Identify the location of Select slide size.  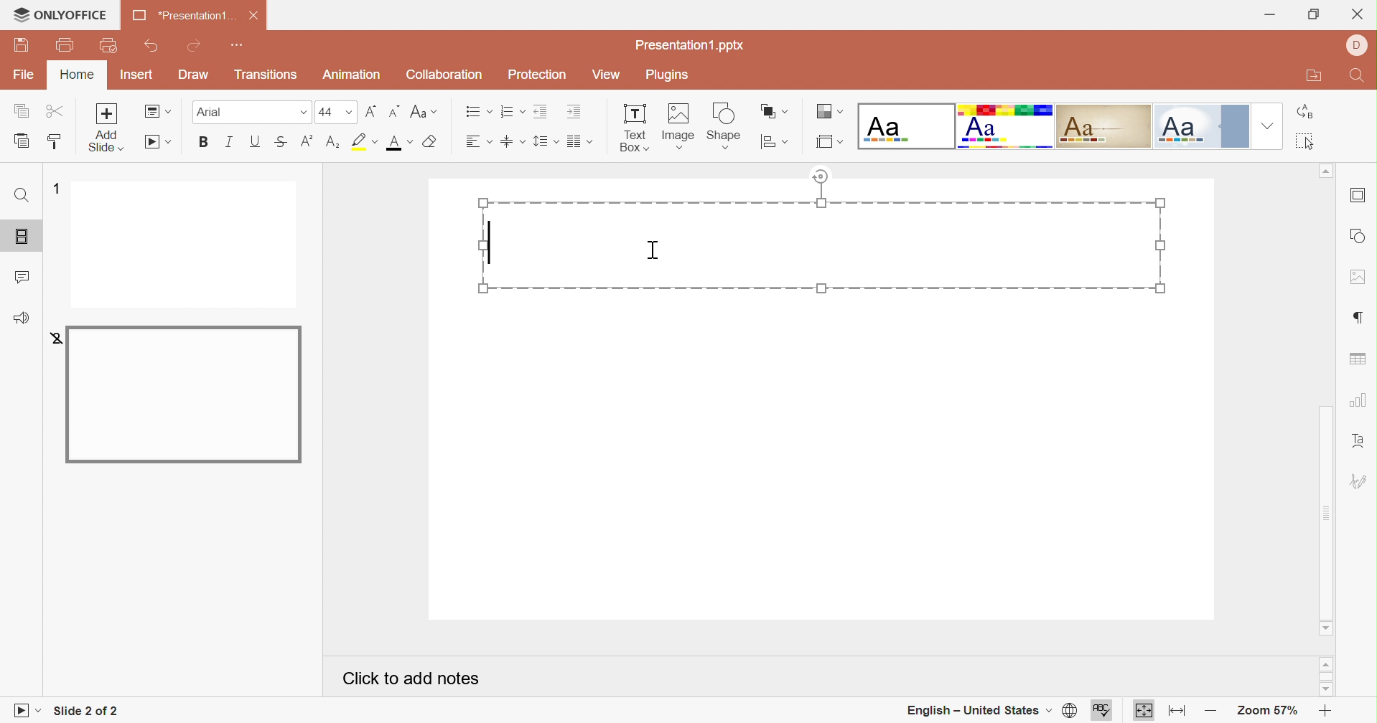
(831, 143).